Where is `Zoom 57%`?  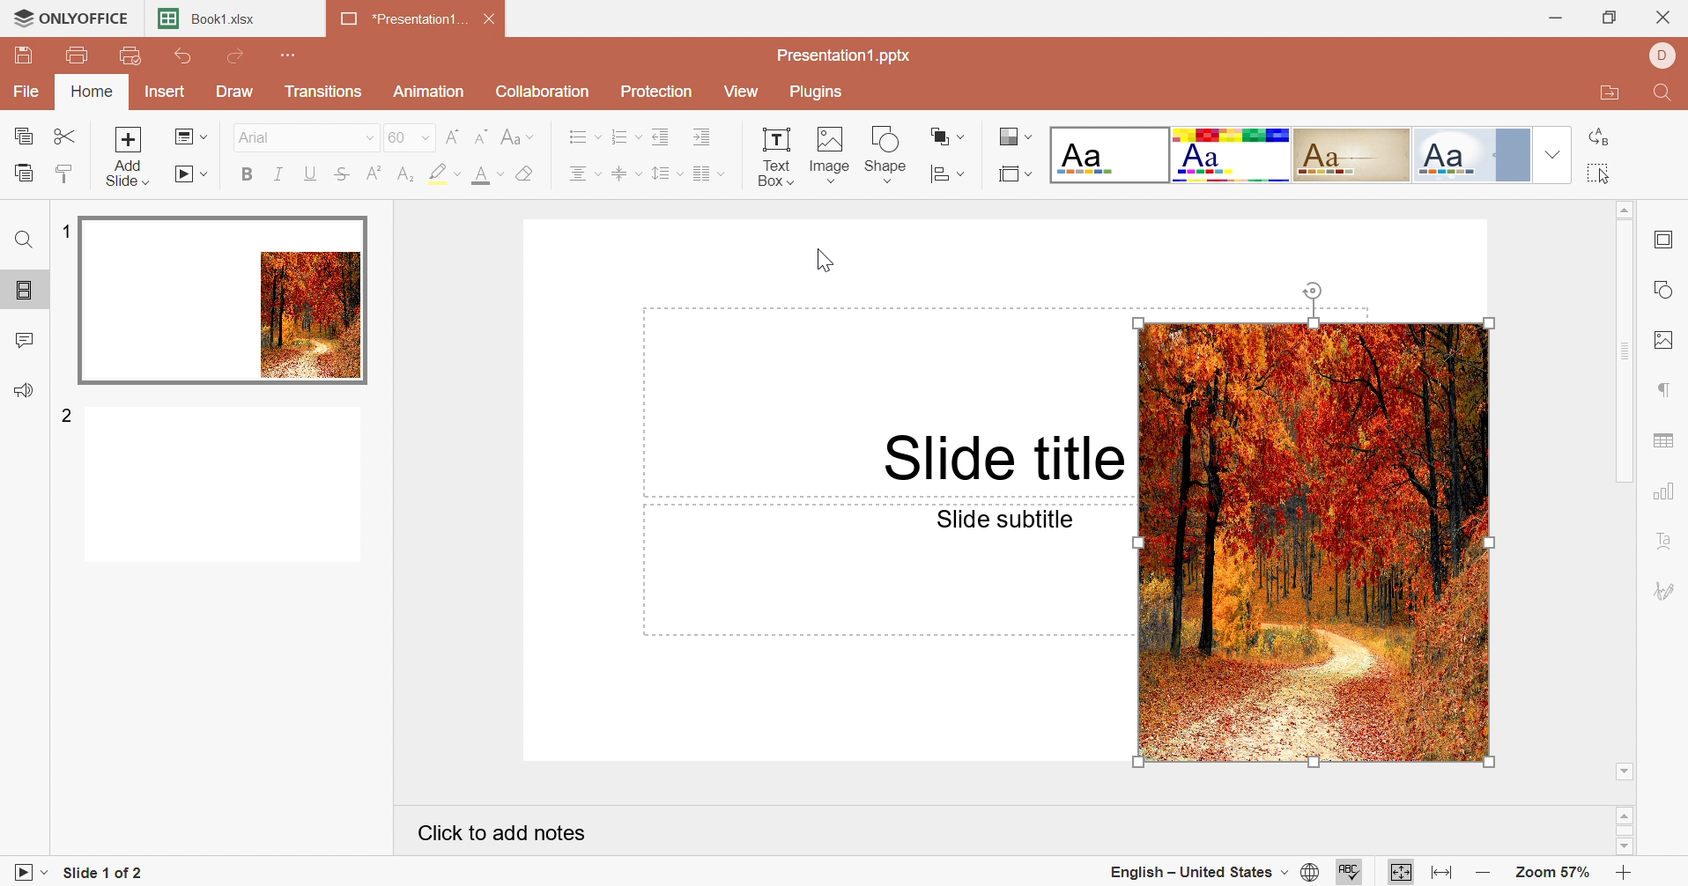 Zoom 57% is located at coordinates (1548, 871).